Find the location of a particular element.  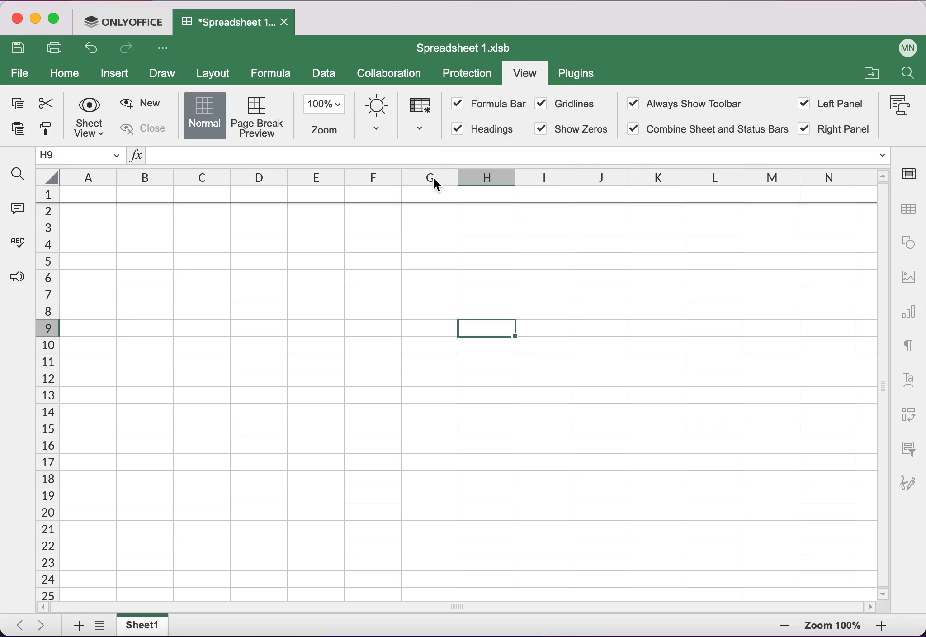

cells is located at coordinates (46, 393).